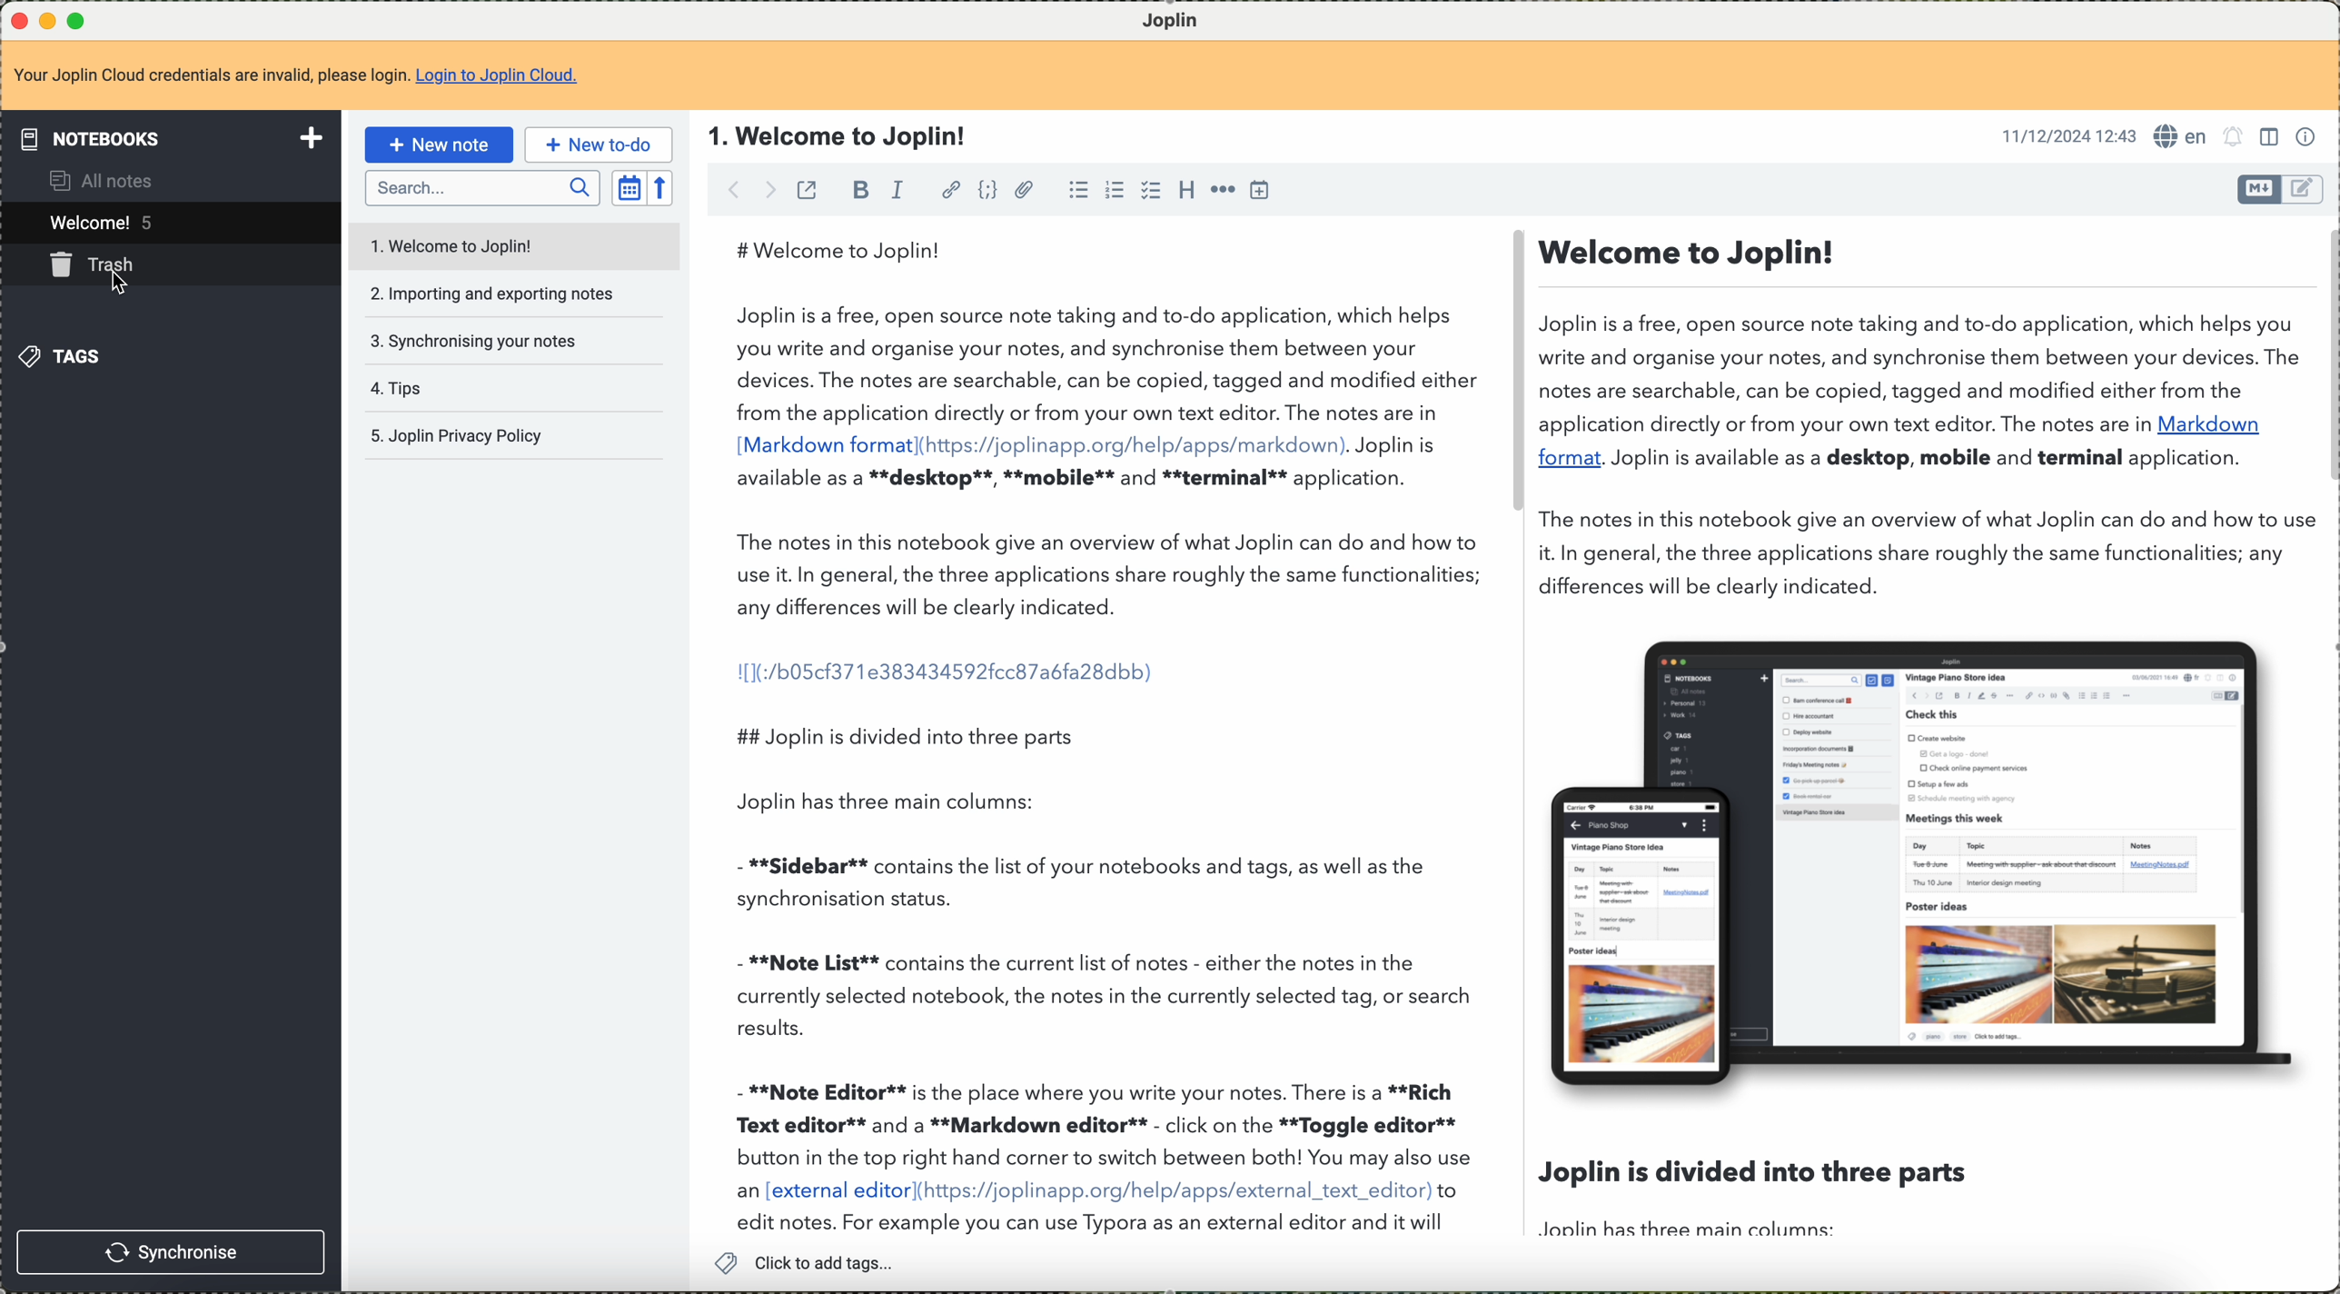 The image size is (2340, 1294). What do you see at coordinates (481, 185) in the screenshot?
I see `search bar` at bounding box center [481, 185].